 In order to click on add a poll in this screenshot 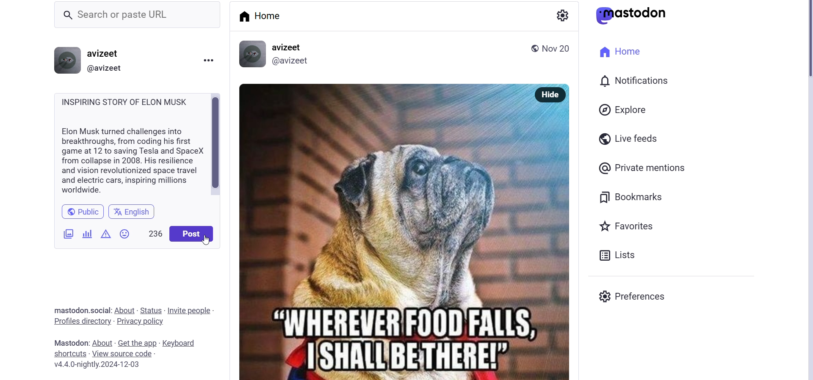, I will do `click(85, 234)`.